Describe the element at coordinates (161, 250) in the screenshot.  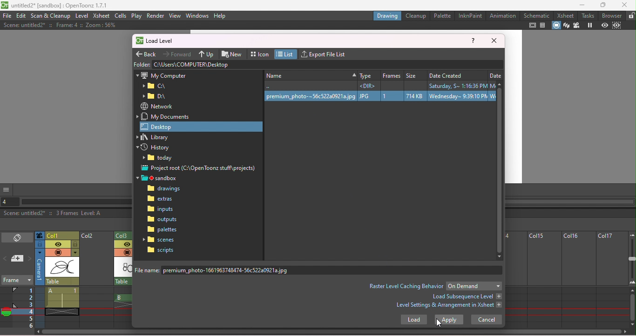
I see `Scripts ` at that location.